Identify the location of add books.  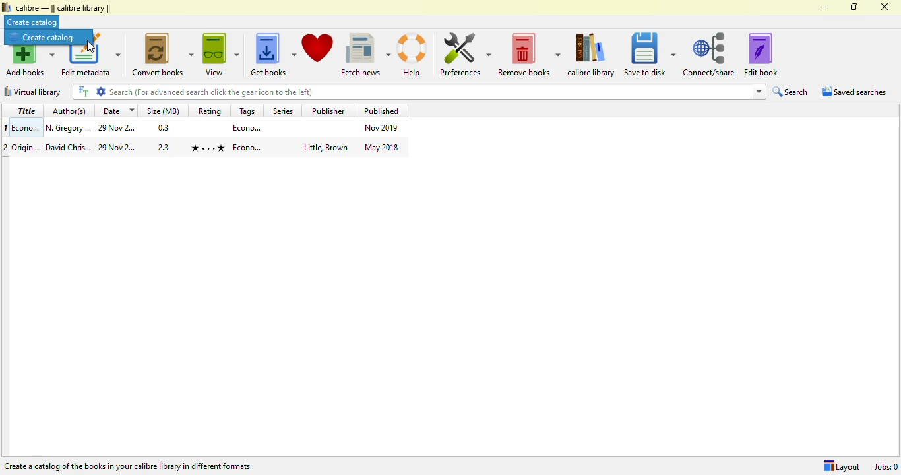
(29, 62).